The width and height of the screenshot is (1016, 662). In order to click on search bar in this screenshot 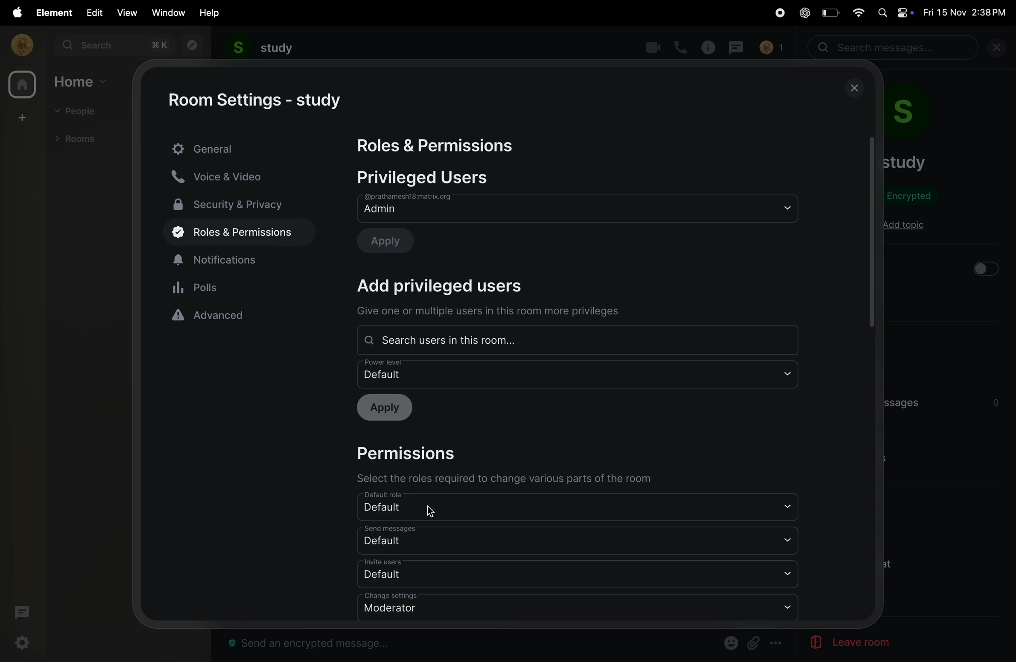, I will do `click(895, 48)`.